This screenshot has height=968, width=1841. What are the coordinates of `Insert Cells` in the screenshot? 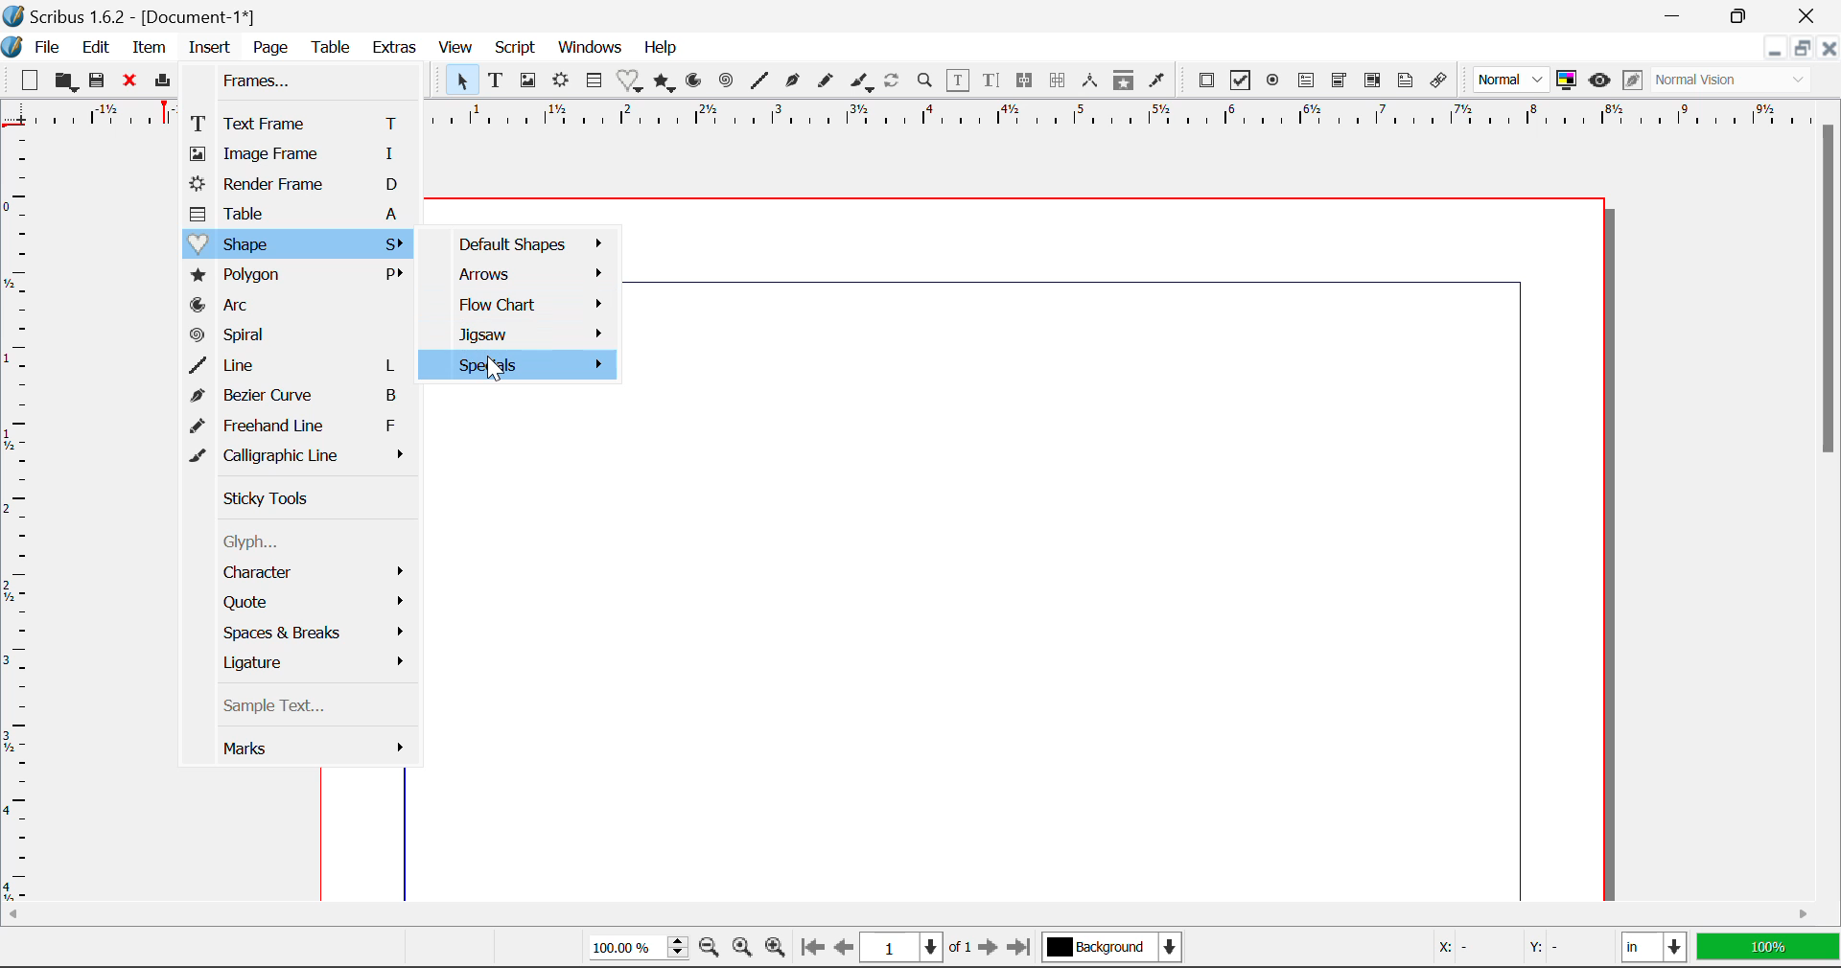 It's located at (593, 83).